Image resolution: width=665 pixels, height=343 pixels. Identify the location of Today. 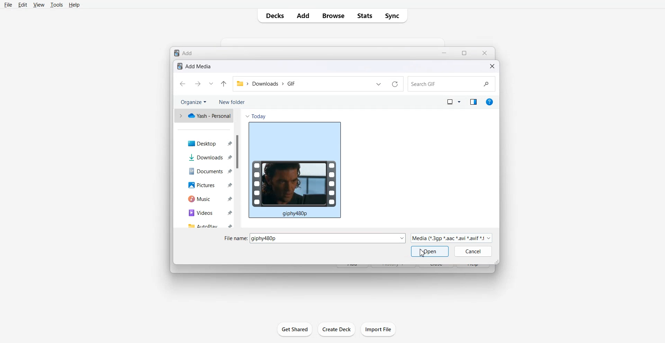
(255, 115).